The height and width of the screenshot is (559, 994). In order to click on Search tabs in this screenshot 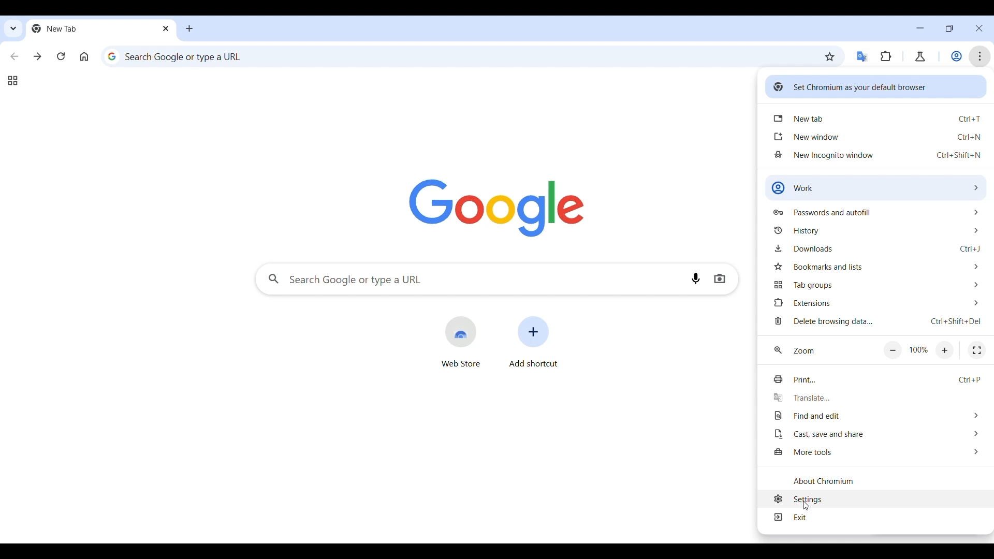, I will do `click(14, 28)`.